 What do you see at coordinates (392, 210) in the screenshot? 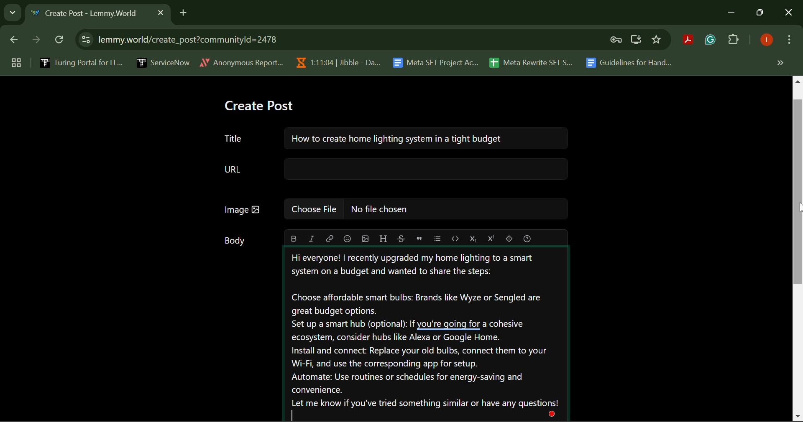
I see `Image Upload Box` at bounding box center [392, 210].